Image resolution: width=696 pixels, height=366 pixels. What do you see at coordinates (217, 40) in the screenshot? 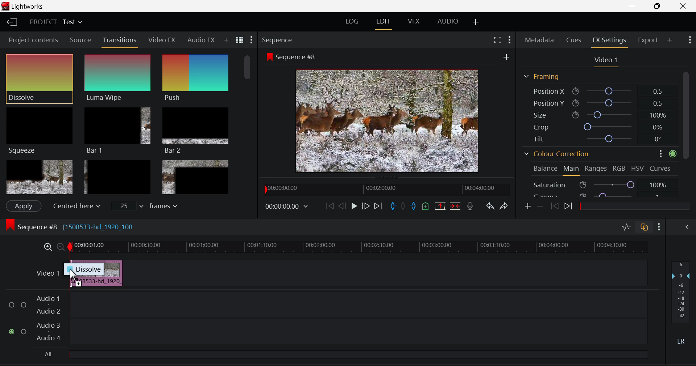
I see `Add Panel` at bounding box center [217, 40].